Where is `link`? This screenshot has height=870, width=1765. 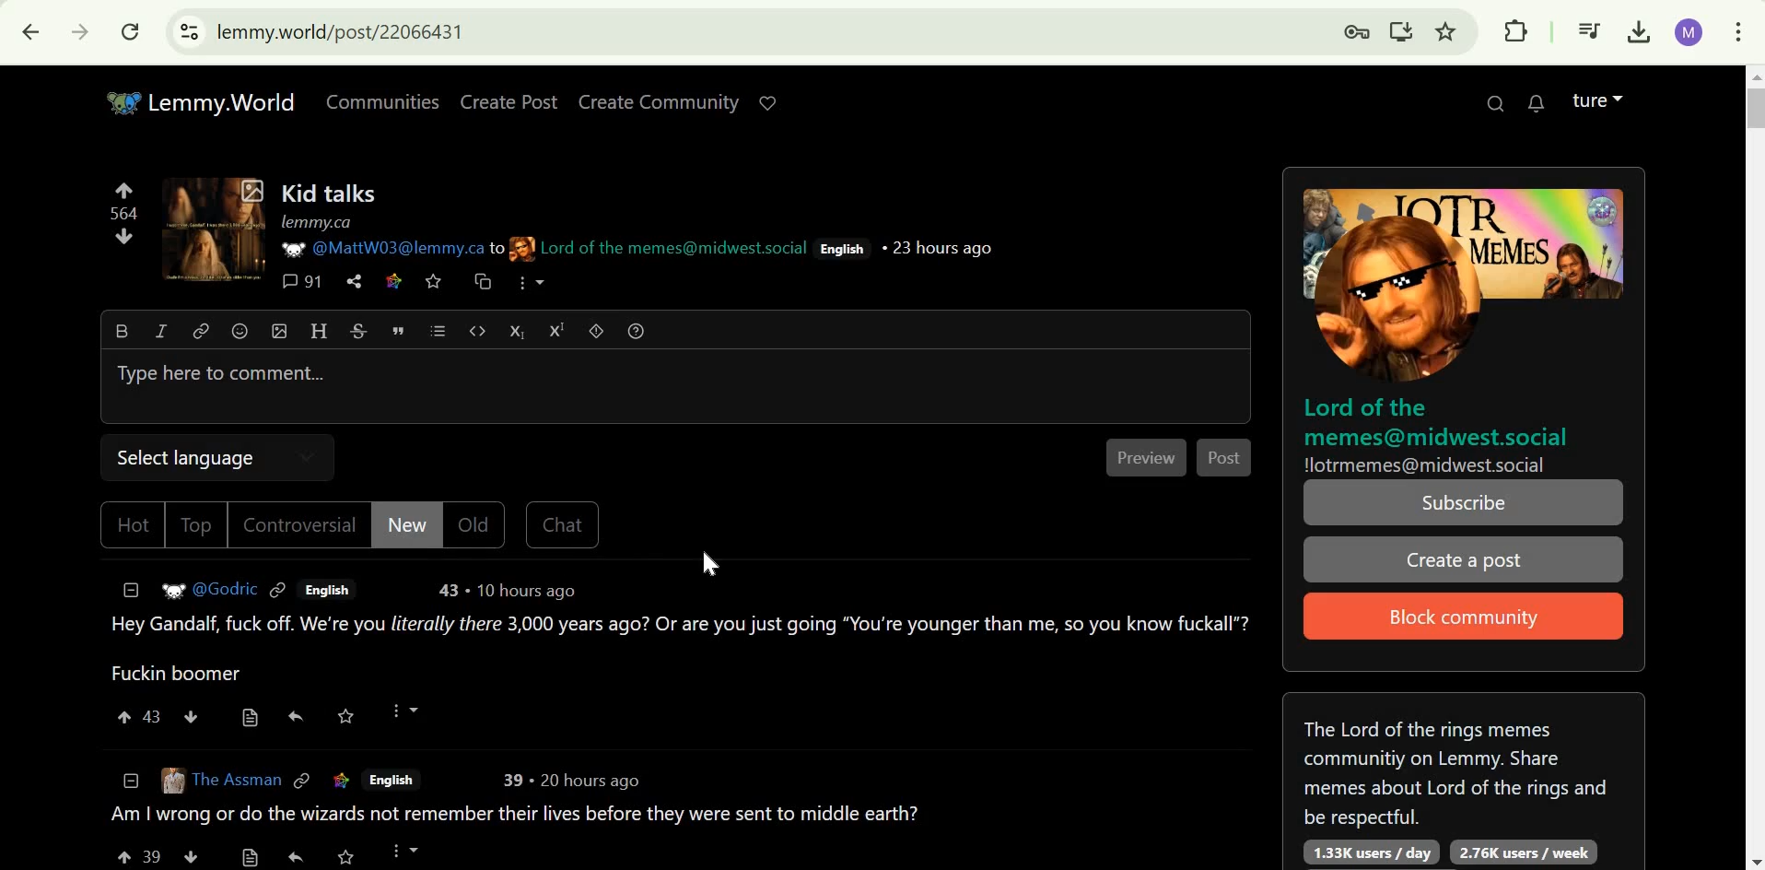
link is located at coordinates (346, 781).